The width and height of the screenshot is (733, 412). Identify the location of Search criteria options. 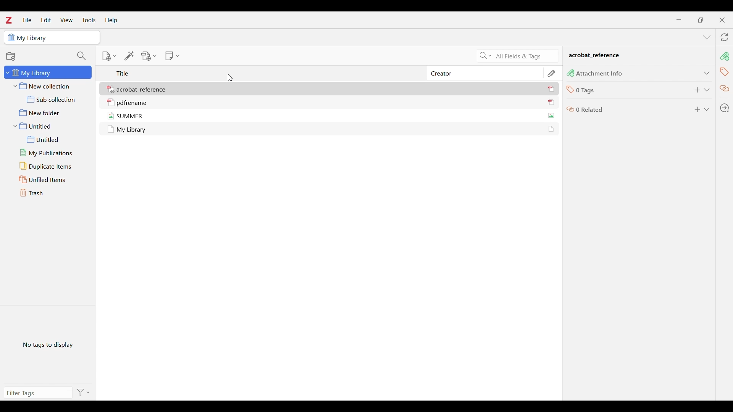
(486, 56).